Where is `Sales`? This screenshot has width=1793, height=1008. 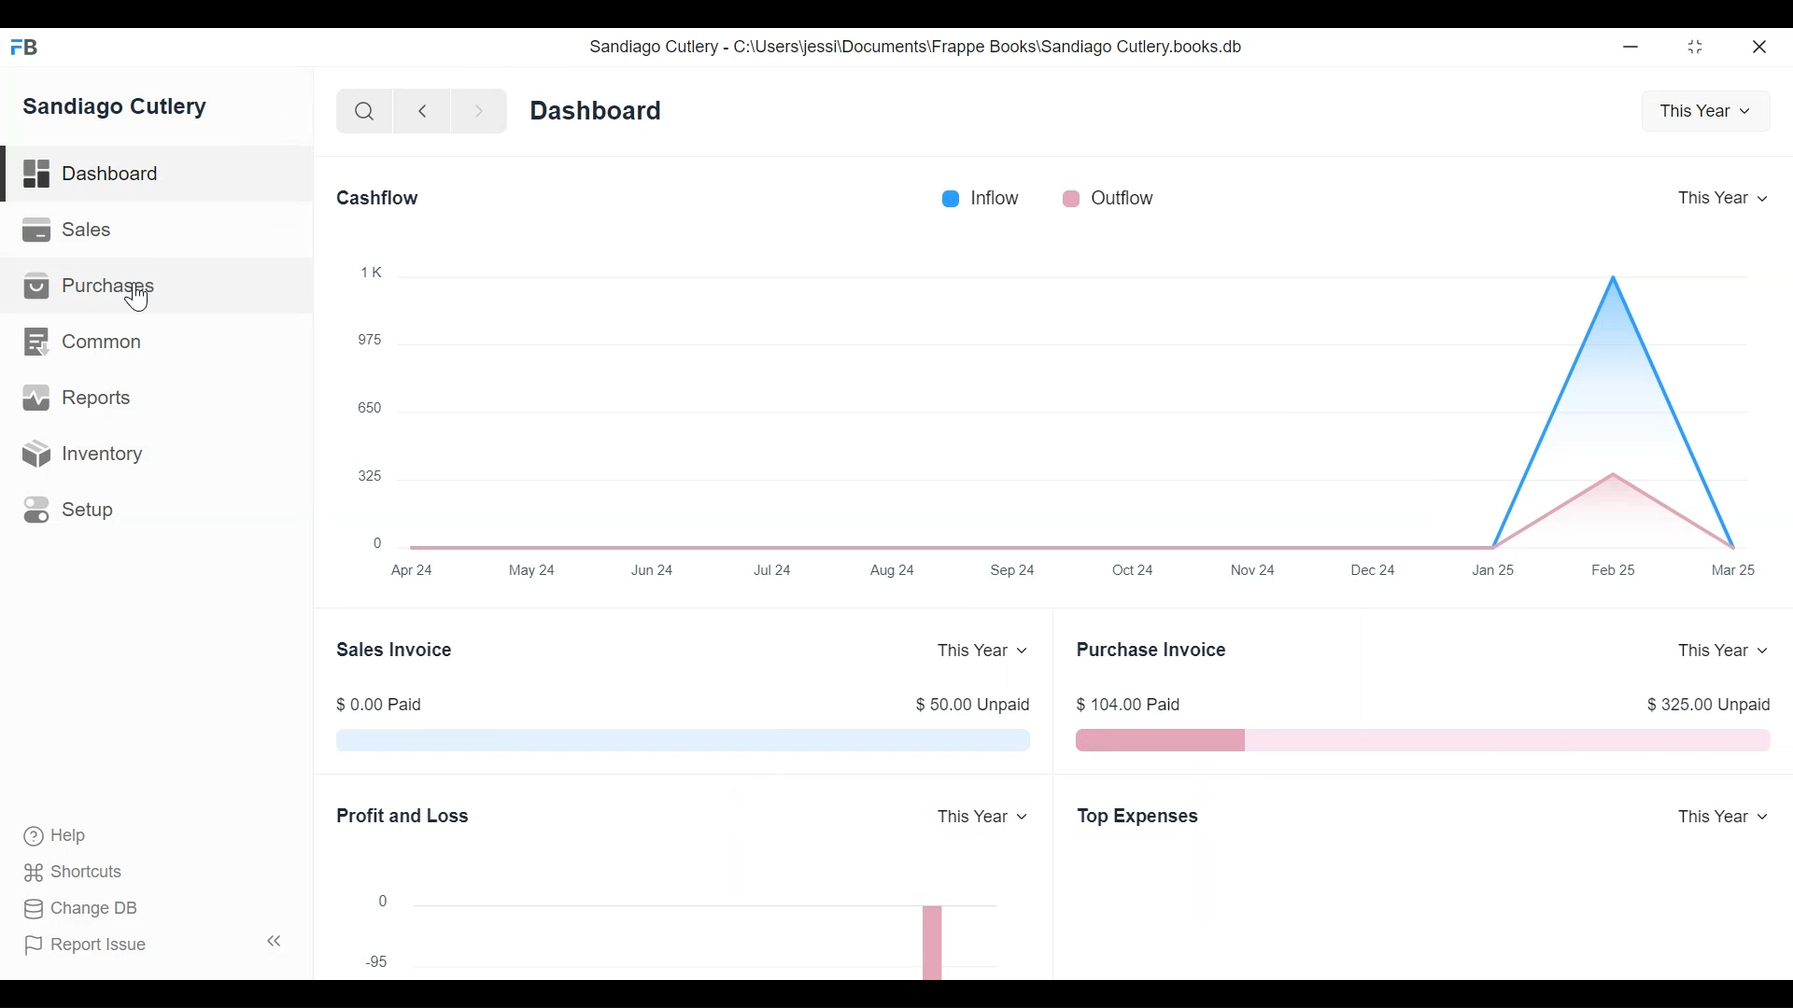 Sales is located at coordinates (68, 229).